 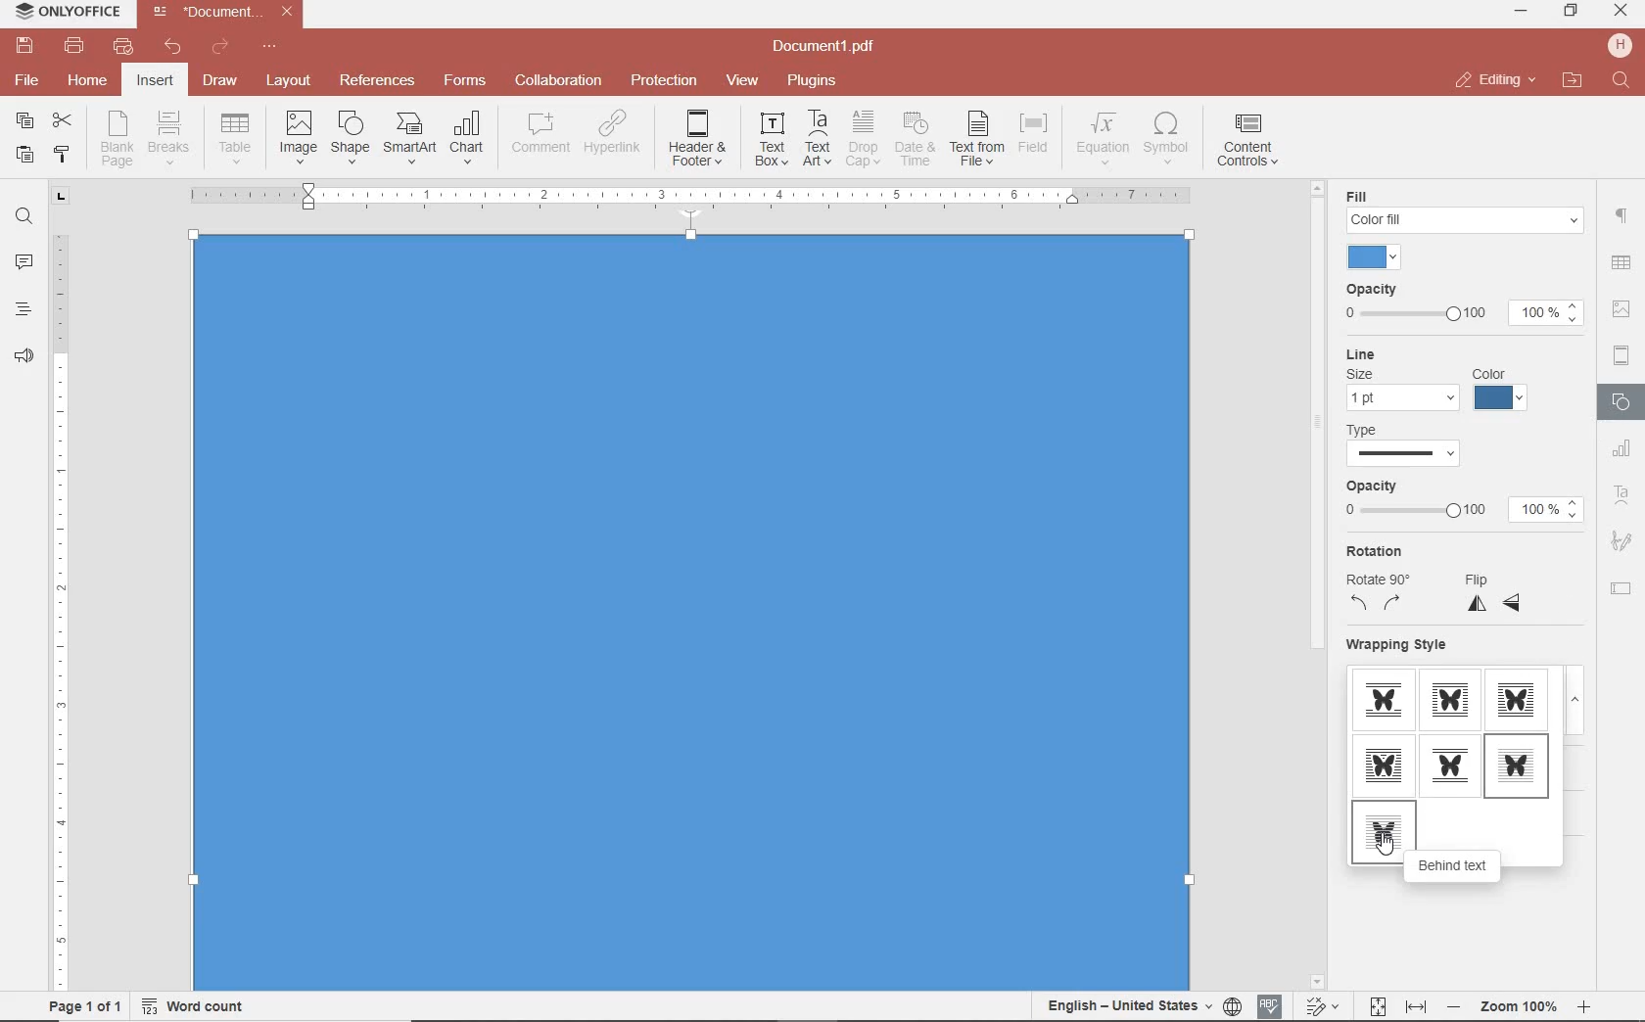 What do you see at coordinates (1622, 356) in the screenshot?
I see `HEADERS & FOOTERS` at bounding box center [1622, 356].